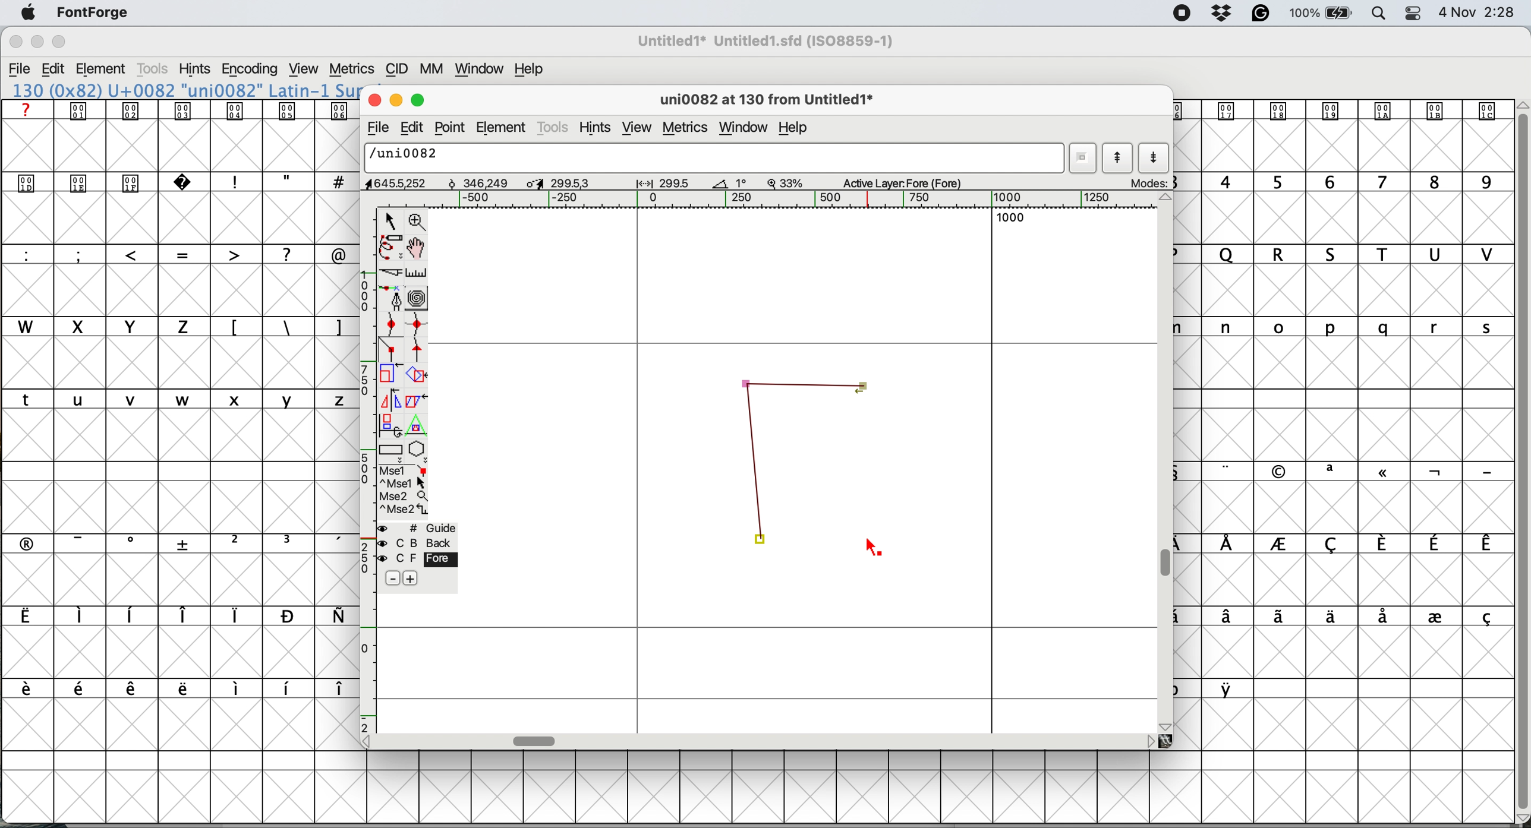 Image resolution: width=1531 pixels, height=828 pixels. I want to click on current word list, so click(1081, 158).